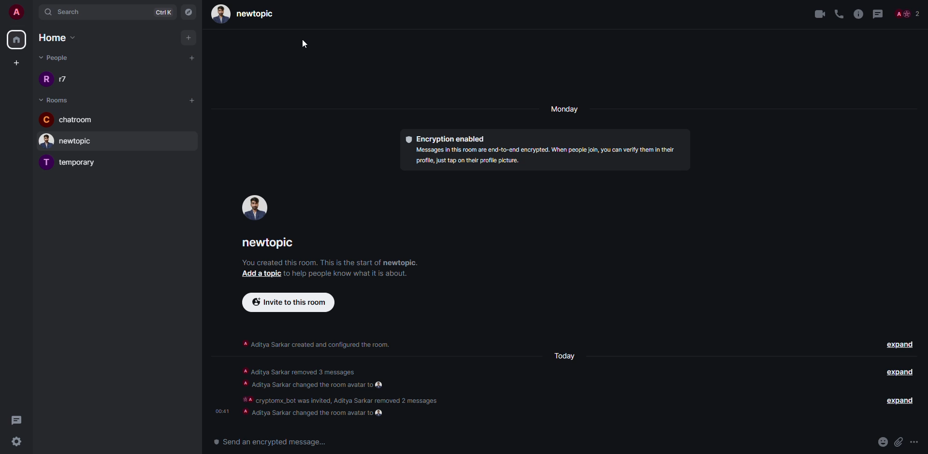  Describe the element at coordinates (899, 344) in the screenshot. I see `expand` at that location.